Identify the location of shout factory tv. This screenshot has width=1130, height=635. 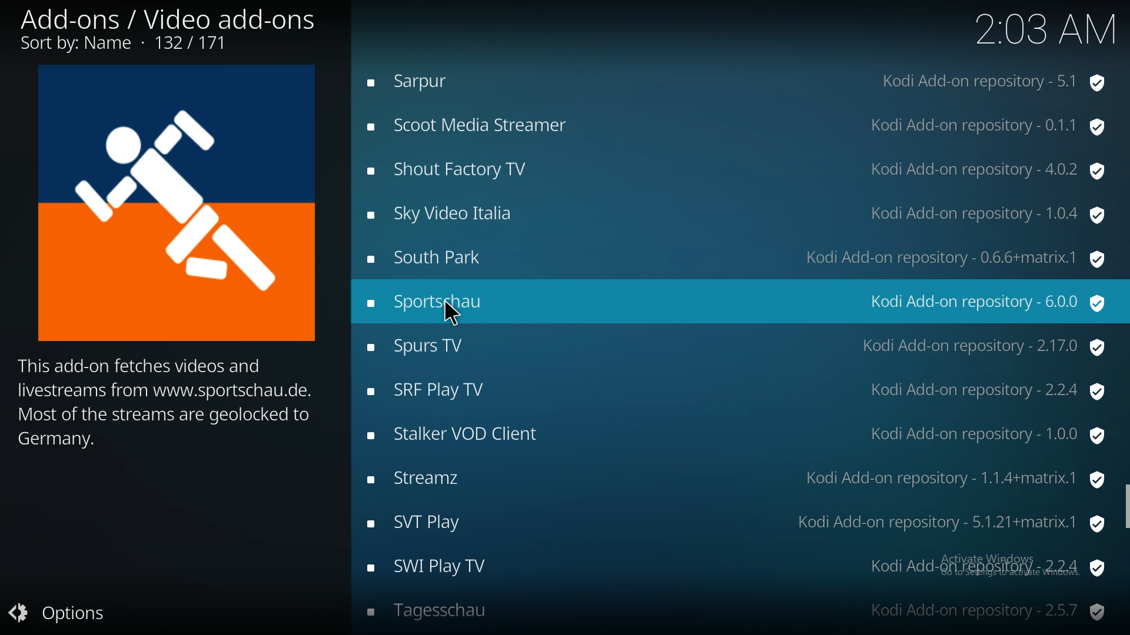
(740, 172).